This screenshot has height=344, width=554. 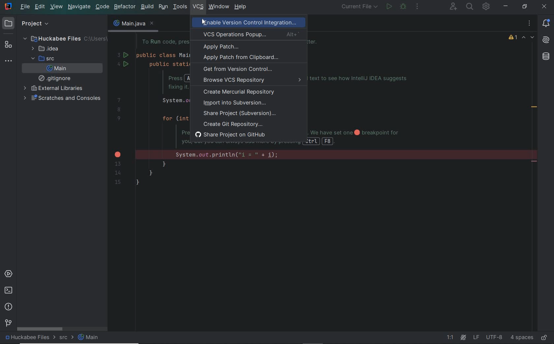 I want to click on run, so click(x=163, y=7).